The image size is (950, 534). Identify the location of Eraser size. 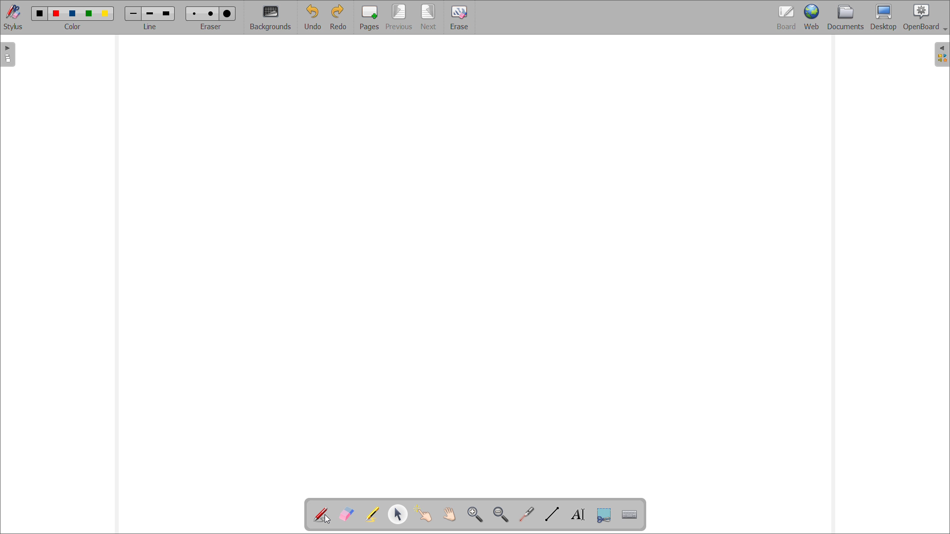
(227, 14).